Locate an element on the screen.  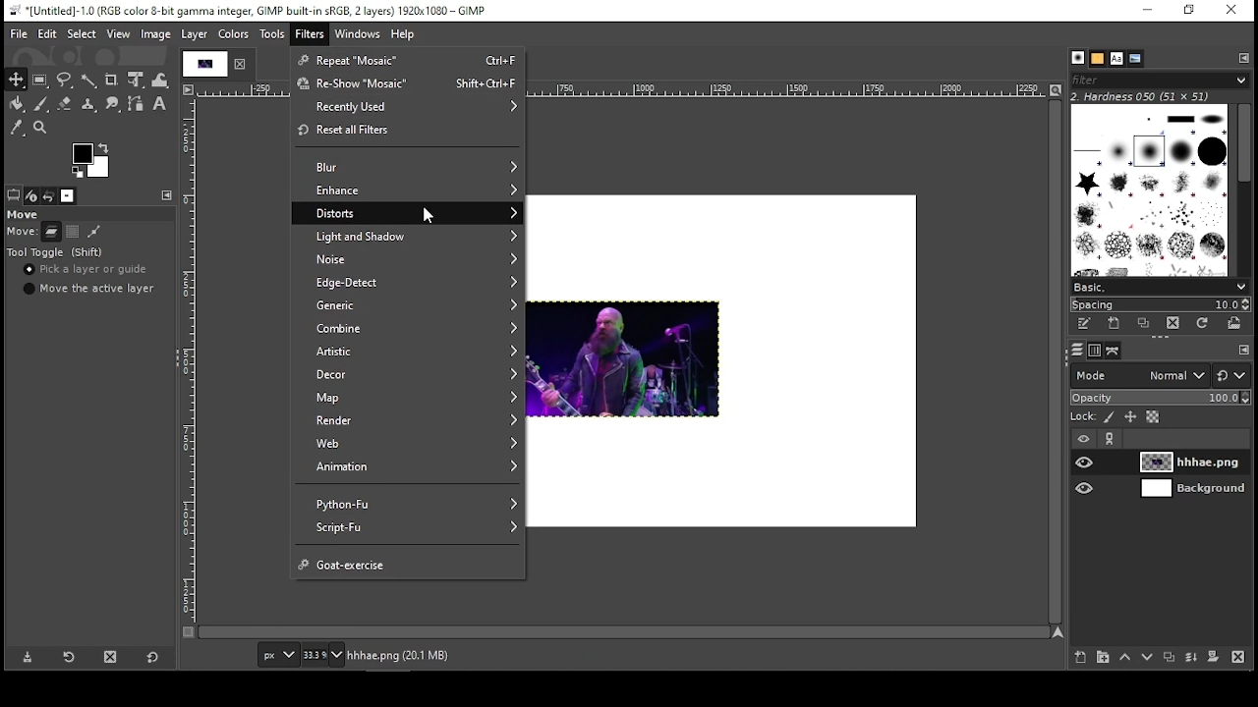
goat exercise is located at coordinates (411, 564).